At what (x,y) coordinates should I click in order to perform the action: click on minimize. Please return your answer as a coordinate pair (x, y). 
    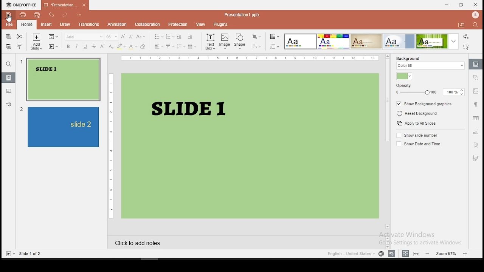
    Looking at the image, I should click on (445, 5).